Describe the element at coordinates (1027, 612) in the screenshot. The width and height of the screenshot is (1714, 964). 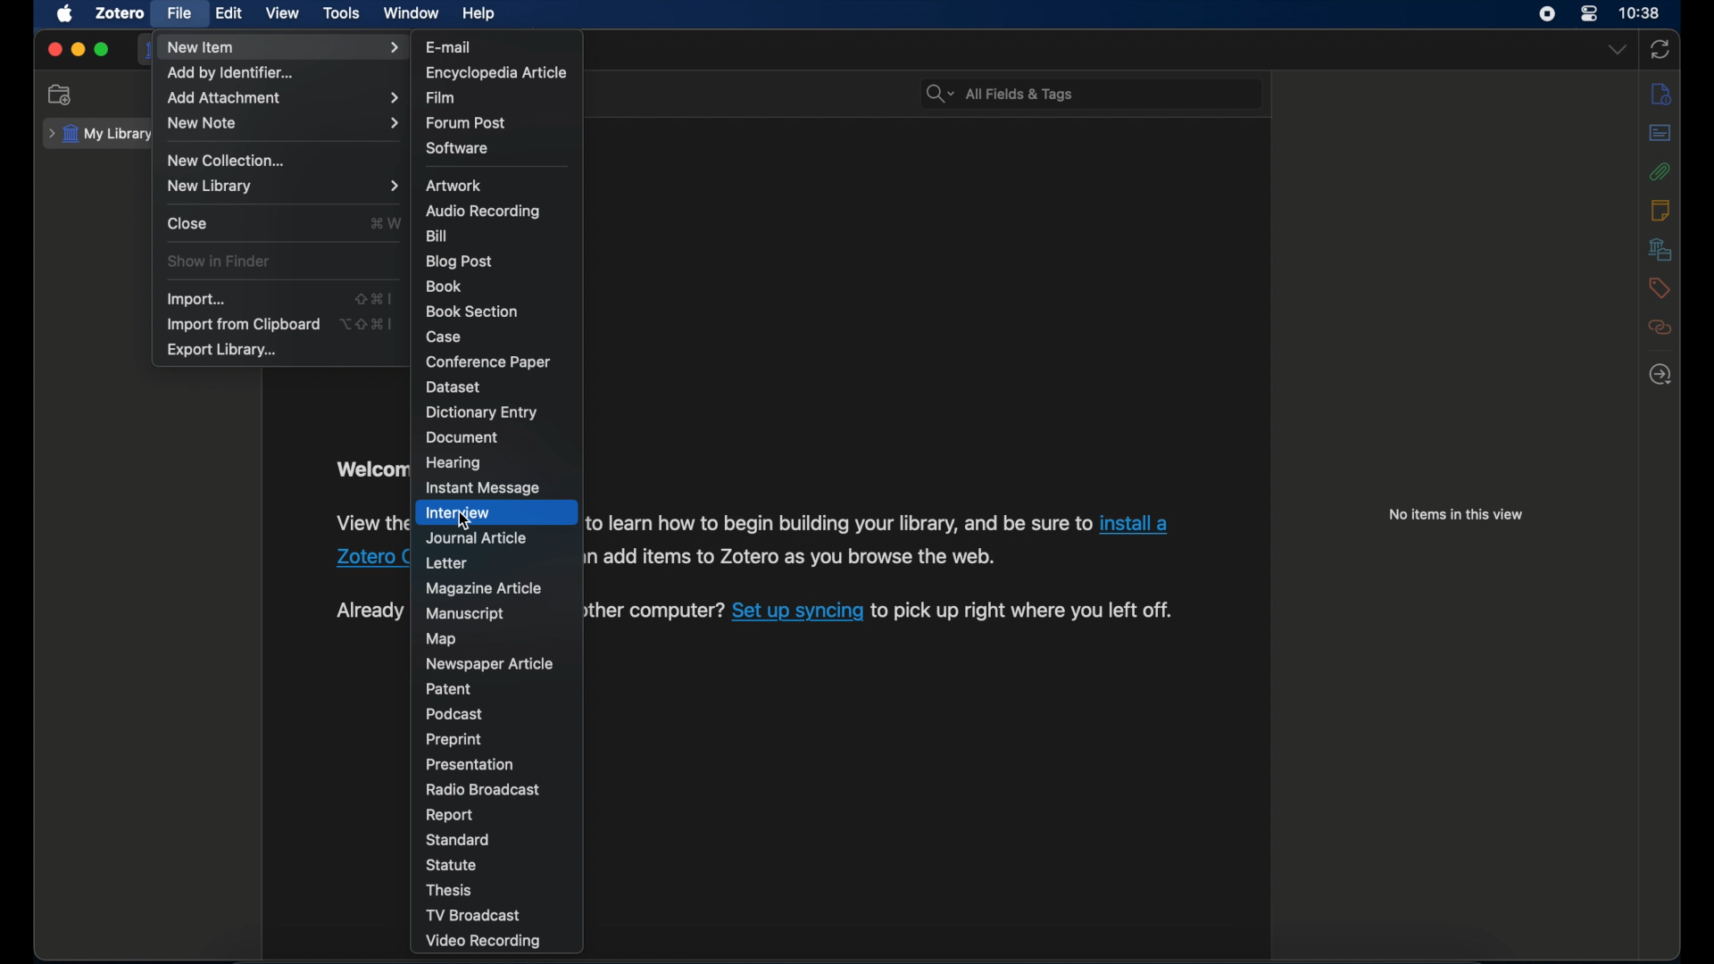
I see `to pick up right where you left off` at that location.